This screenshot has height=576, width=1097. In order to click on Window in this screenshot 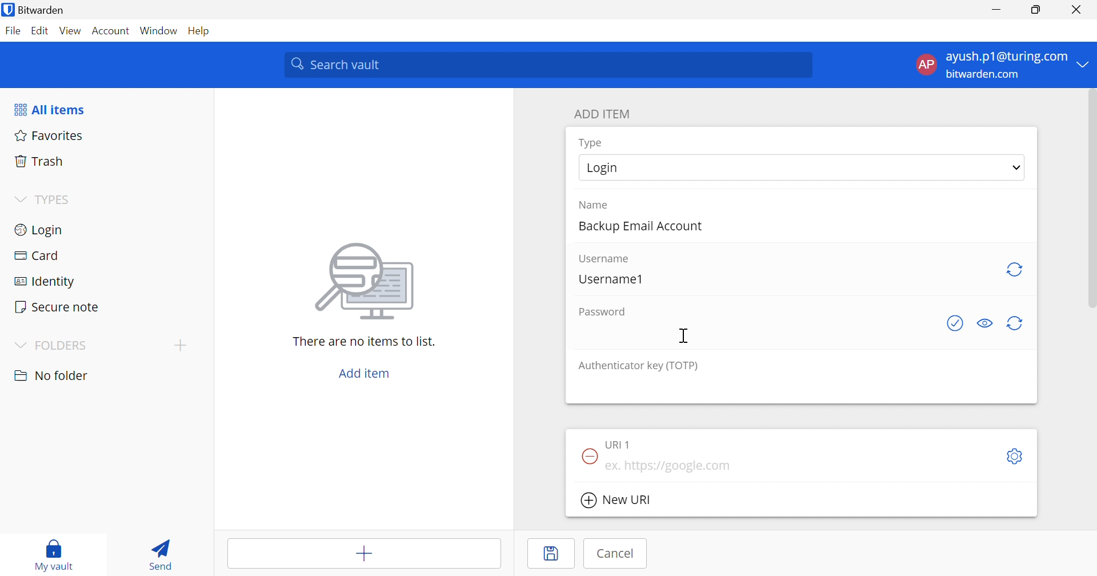, I will do `click(158, 29)`.